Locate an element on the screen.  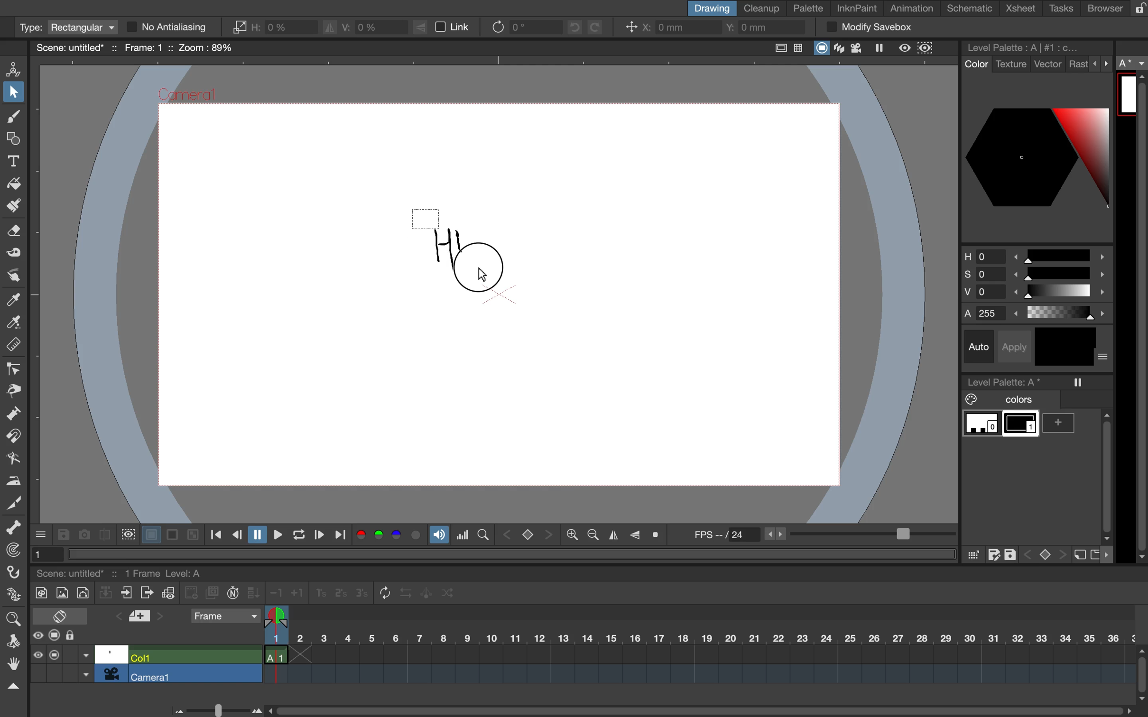
collapse is located at coordinates (106, 594).